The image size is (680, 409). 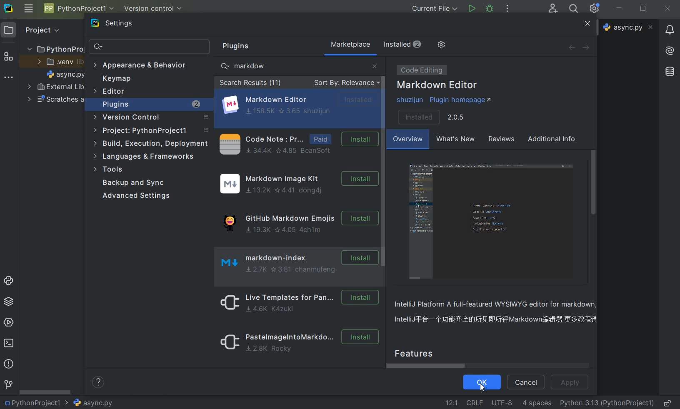 I want to click on project, so click(x=150, y=131).